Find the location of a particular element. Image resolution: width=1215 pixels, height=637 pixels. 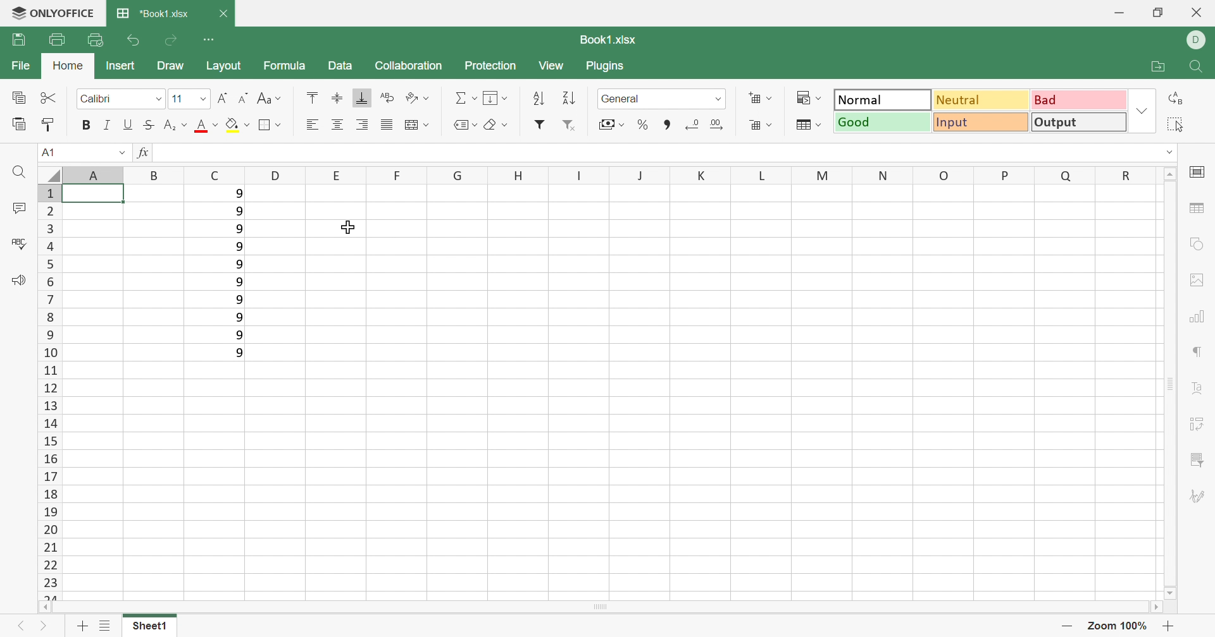

Find is located at coordinates (1197, 67).